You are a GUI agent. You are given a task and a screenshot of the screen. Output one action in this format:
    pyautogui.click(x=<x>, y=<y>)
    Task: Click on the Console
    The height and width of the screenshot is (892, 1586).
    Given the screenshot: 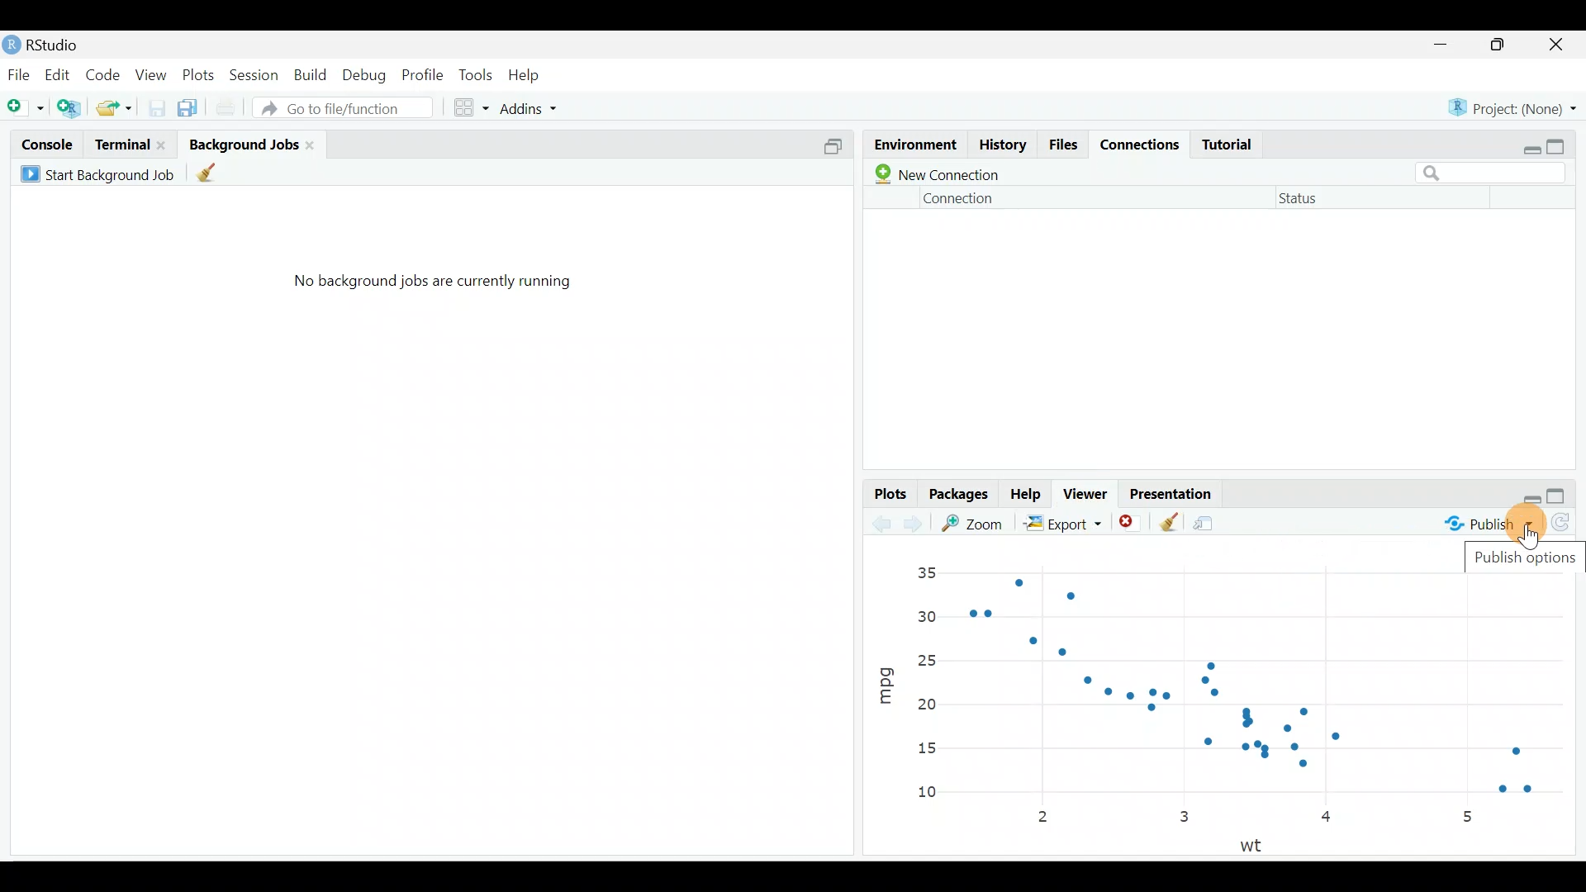 What is the action you would take?
    pyautogui.click(x=45, y=144)
    